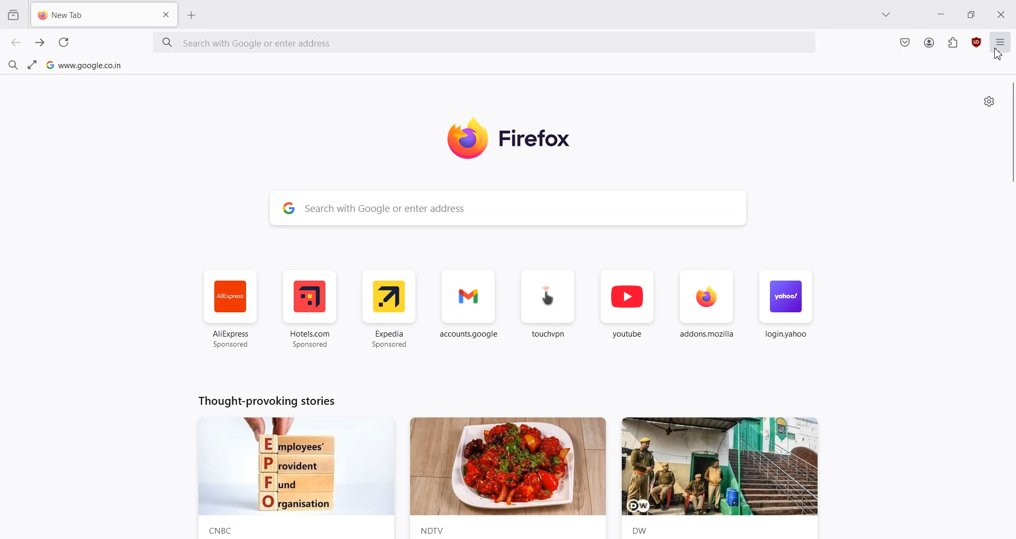  What do you see at coordinates (785, 310) in the screenshot?
I see `login.yahoo` at bounding box center [785, 310].